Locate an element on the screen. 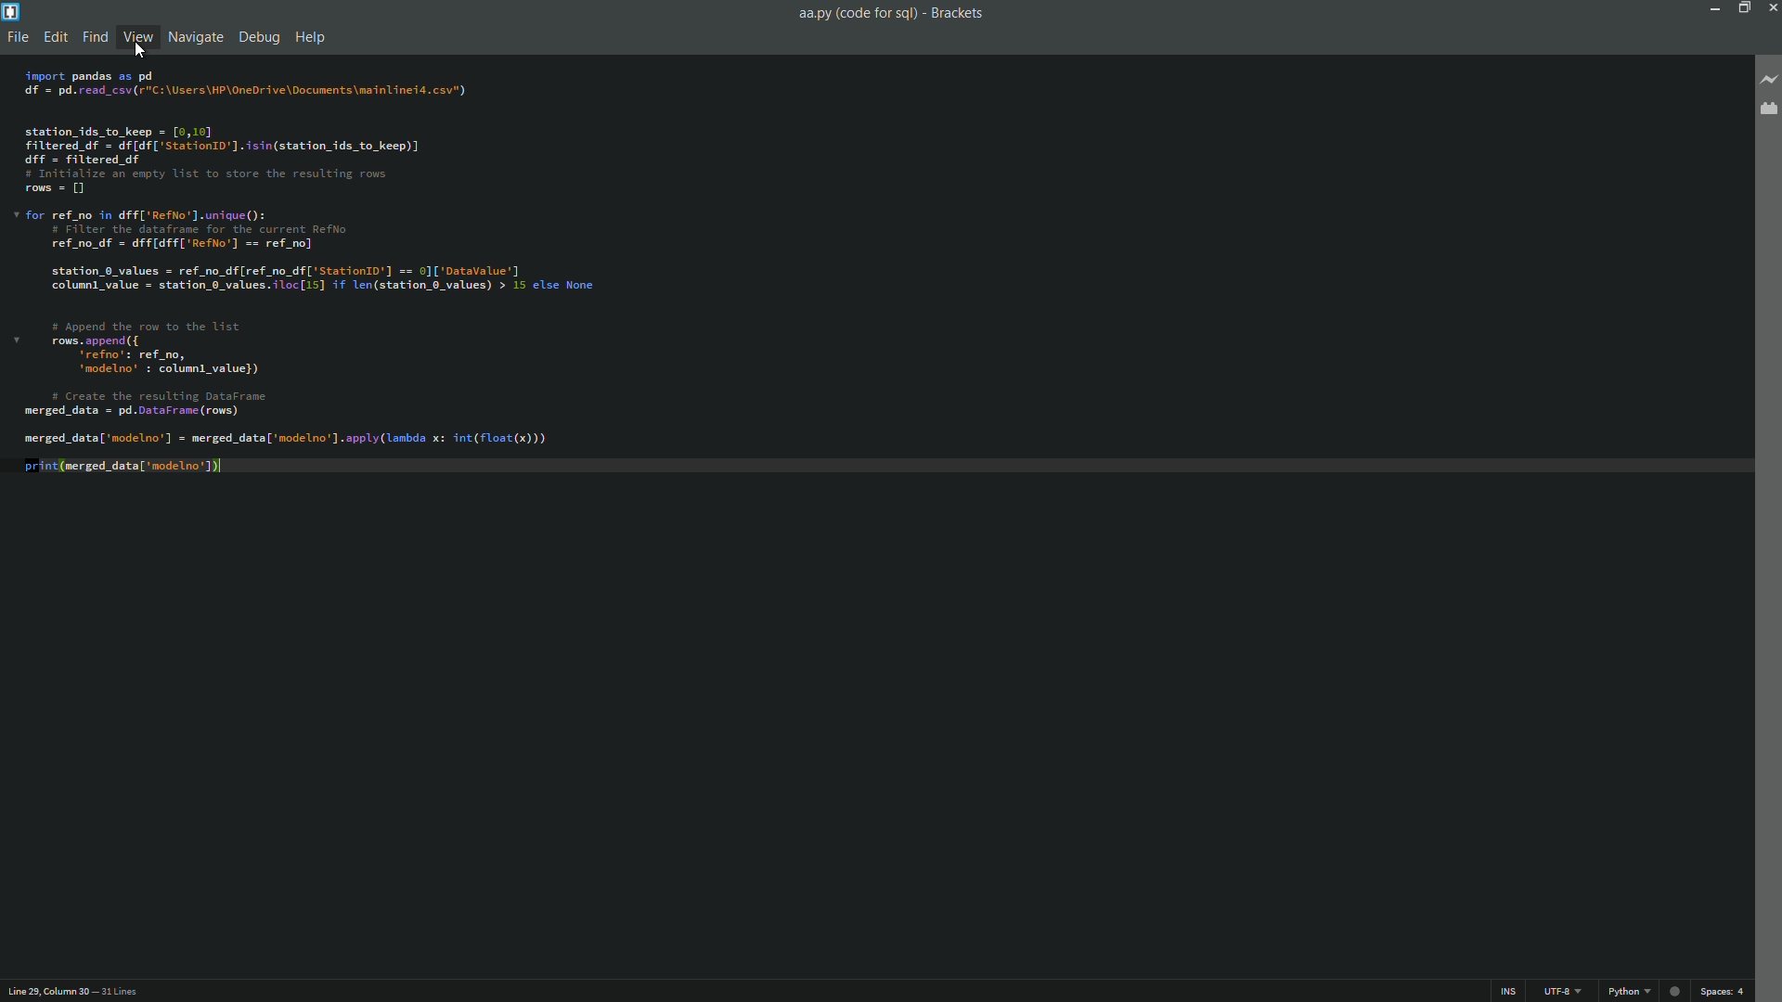 The height and width of the screenshot is (1002, 1782). find menu is located at coordinates (93, 34).